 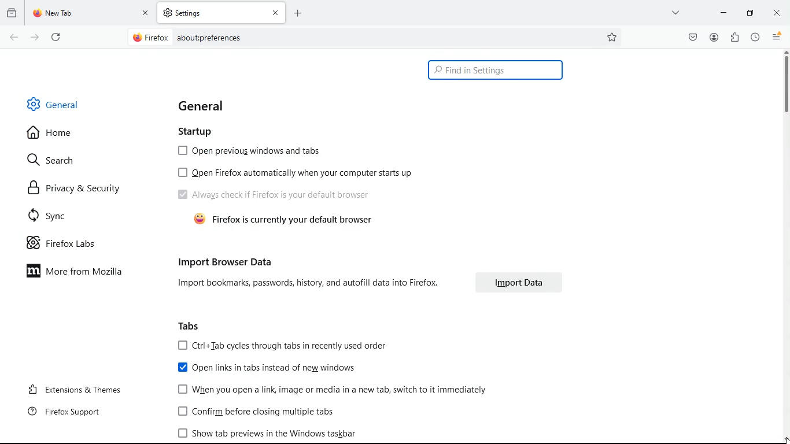 I want to click on startup, so click(x=201, y=132).